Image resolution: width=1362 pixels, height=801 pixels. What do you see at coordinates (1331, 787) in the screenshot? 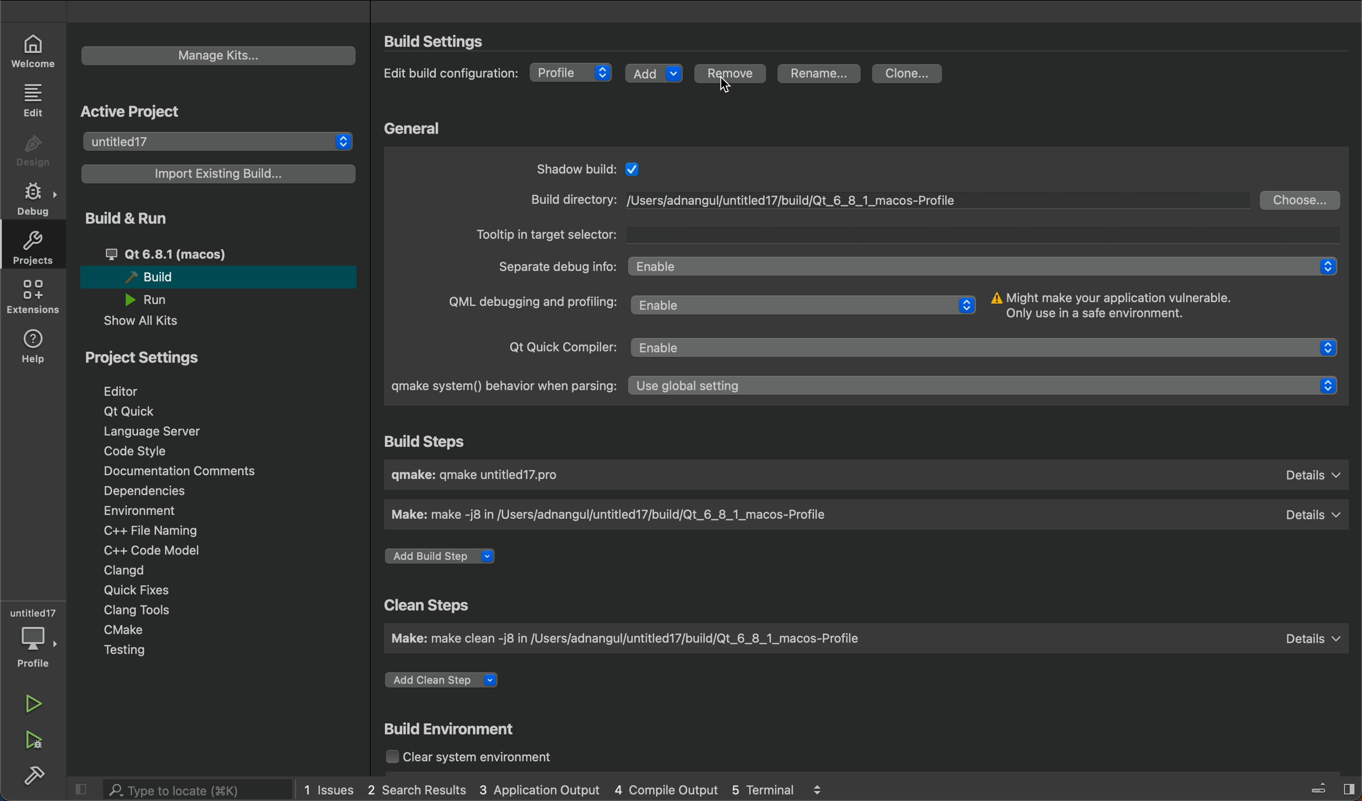
I see `toggle sidebar` at bounding box center [1331, 787].